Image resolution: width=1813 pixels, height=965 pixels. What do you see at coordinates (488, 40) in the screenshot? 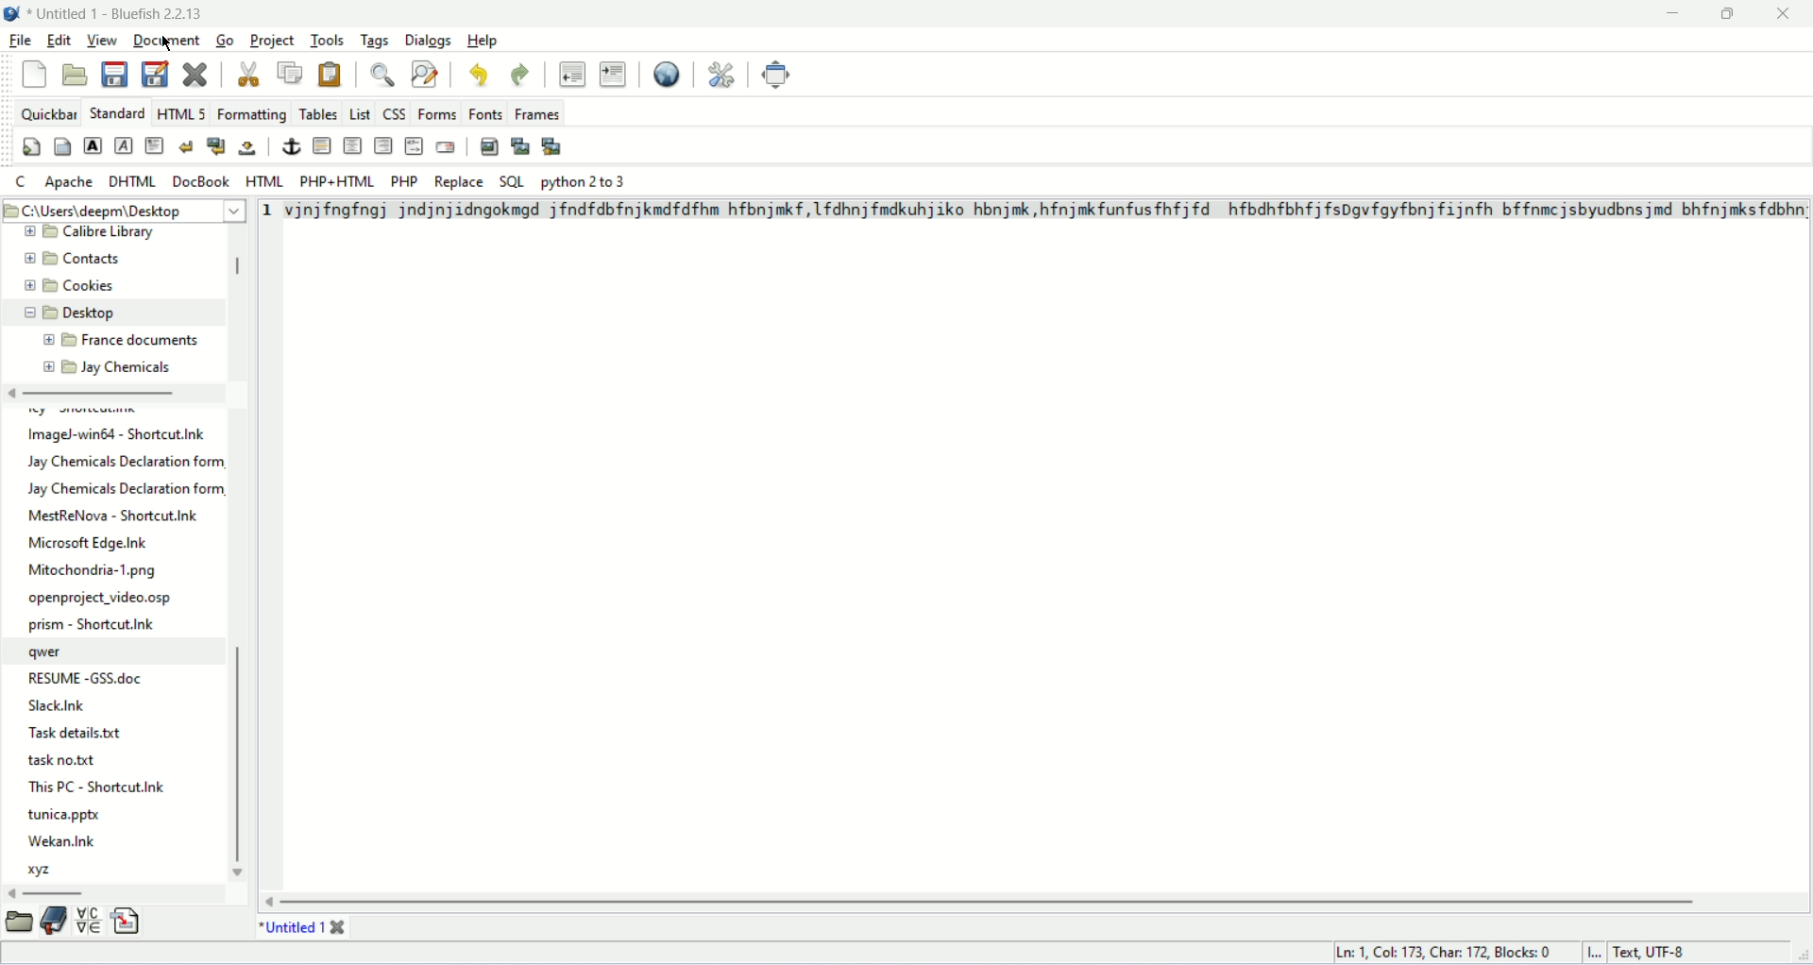
I see `help` at bounding box center [488, 40].